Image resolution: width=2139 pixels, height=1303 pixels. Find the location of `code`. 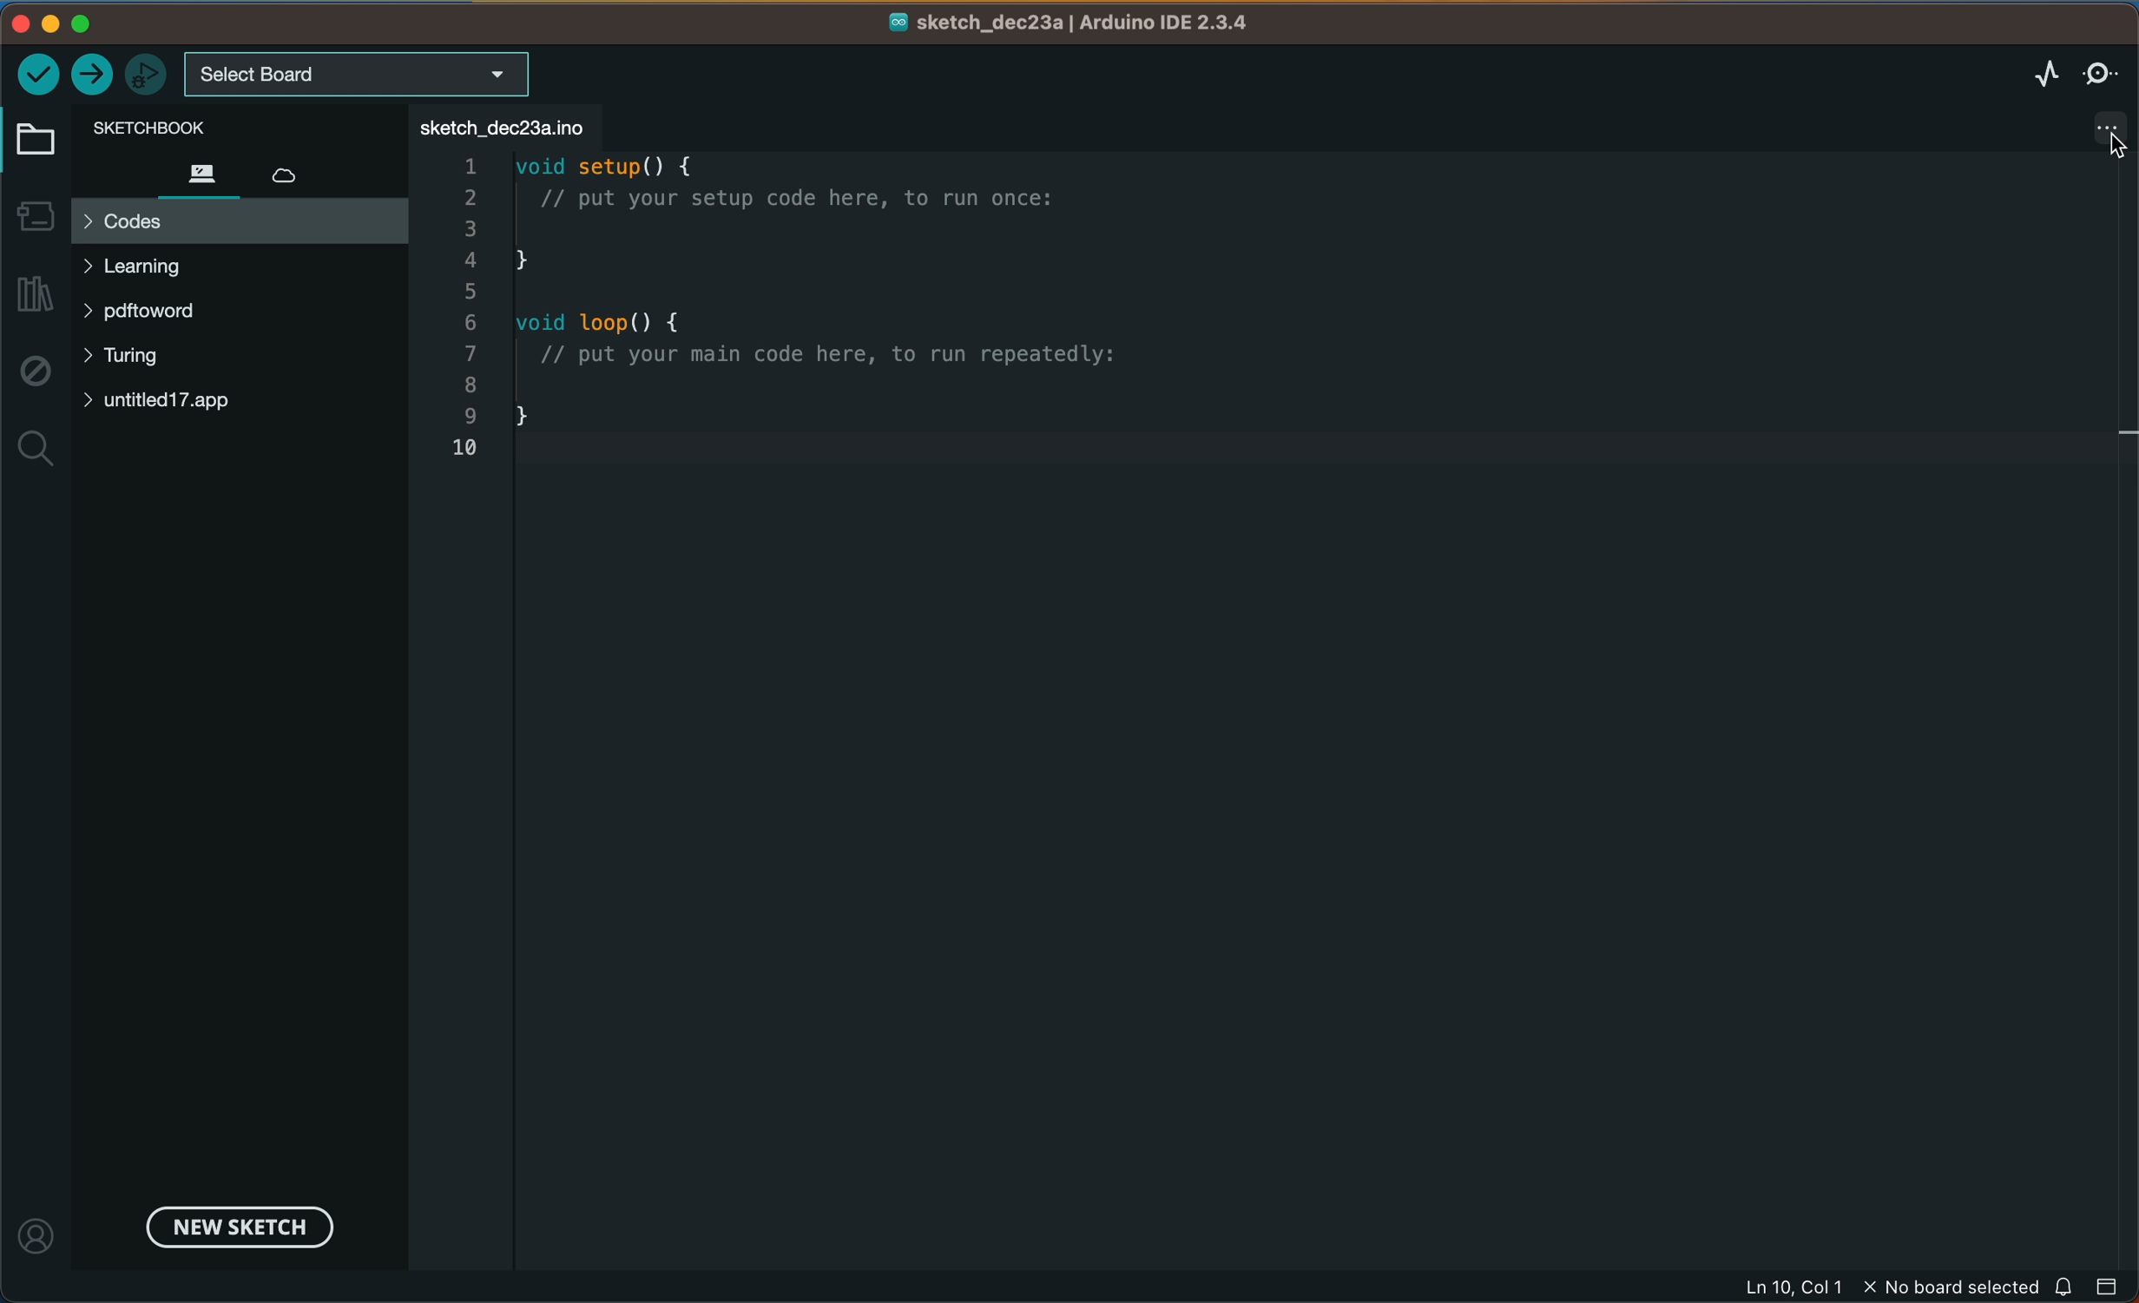

code is located at coordinates (851, 318).